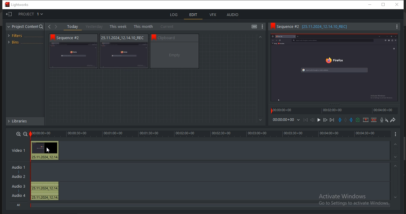  I want to click on remove a marked section, so click(366, 120).